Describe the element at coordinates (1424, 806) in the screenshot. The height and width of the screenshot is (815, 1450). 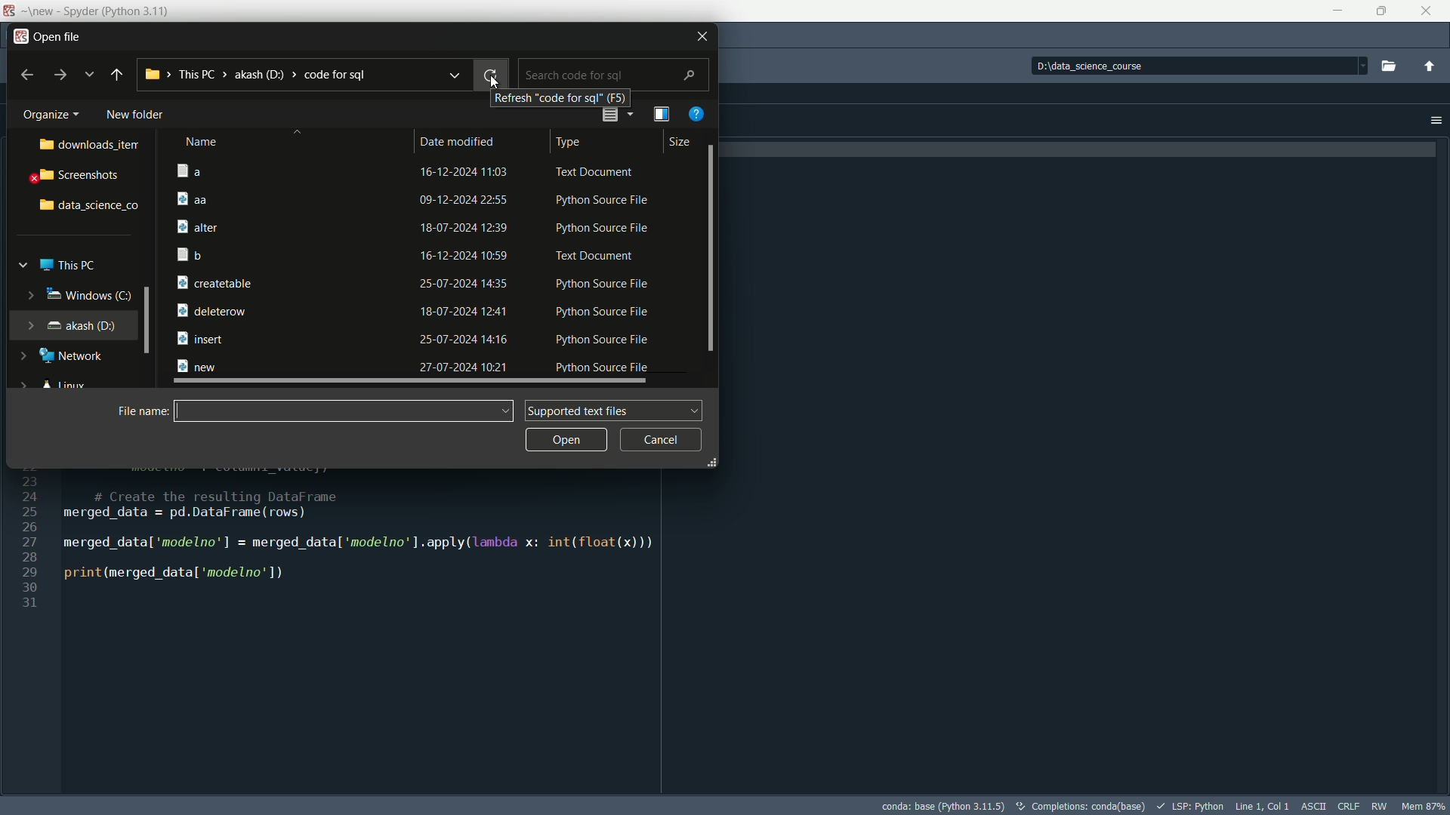
I see `memory usage` at that location.